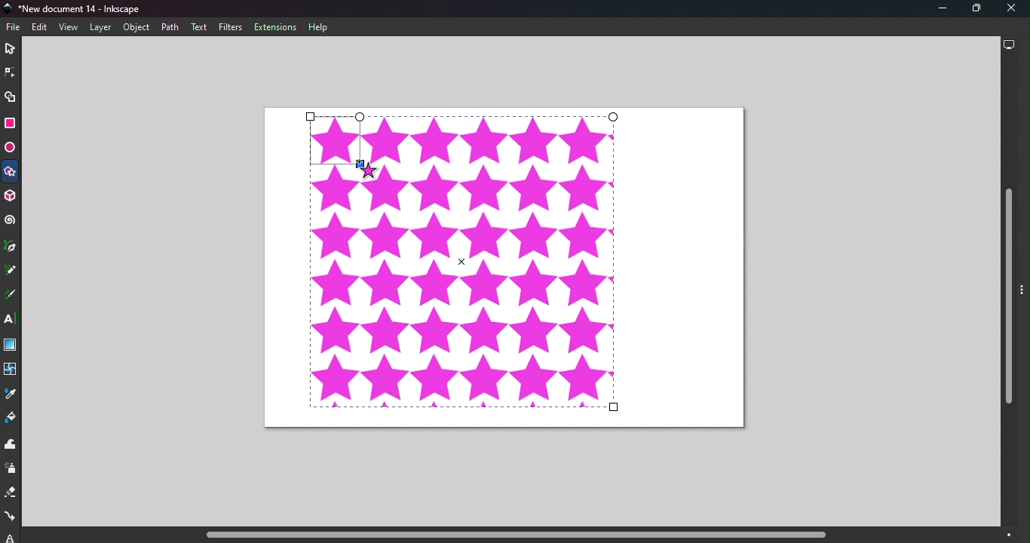 The height and width of the screenshot is (543, 1030). Describe the element at coordinates (11, 296) in the screenshot. I see `Calligraphy tool` at that location.